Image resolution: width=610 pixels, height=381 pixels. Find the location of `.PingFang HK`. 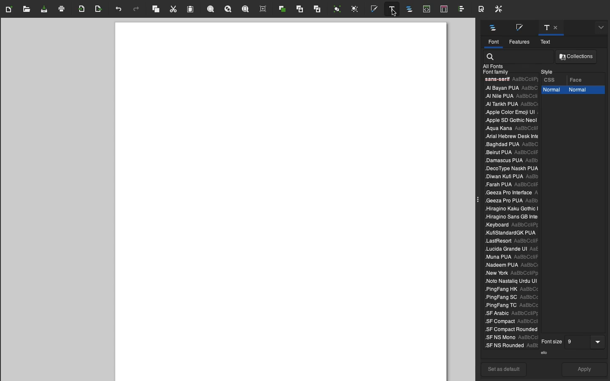

.PingFang HK is located at coordinates (512, 289).